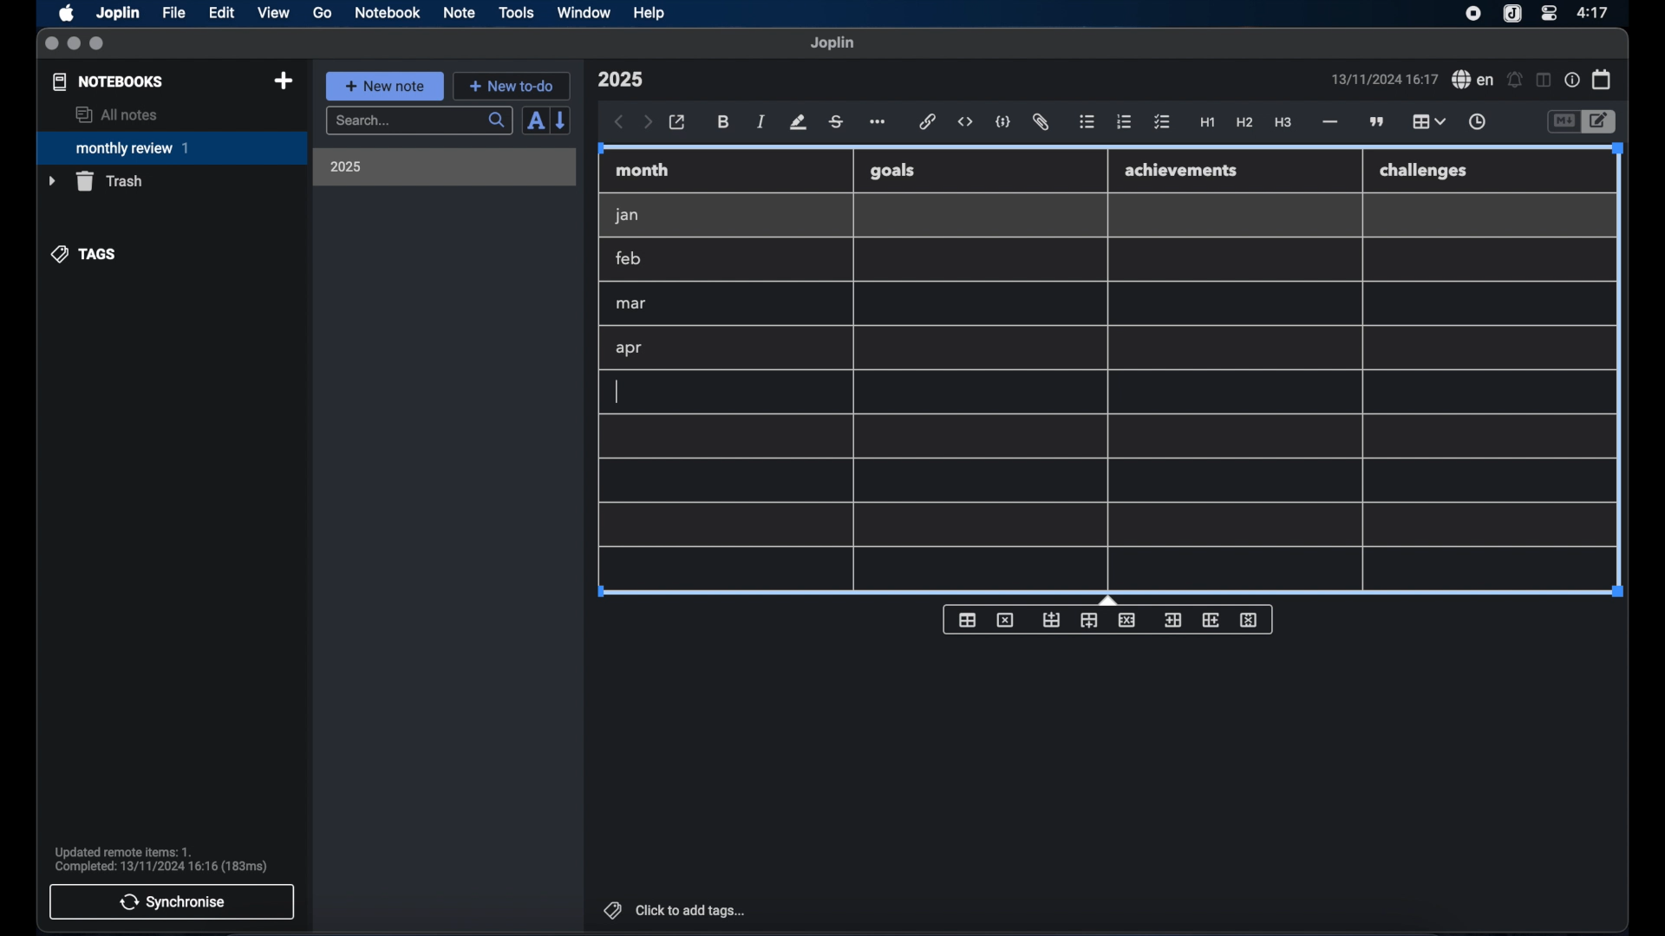 The image size is (1665, 936). Describe the element at coordinates (965, 122) in the screenshot. I see `inline code` at that location.